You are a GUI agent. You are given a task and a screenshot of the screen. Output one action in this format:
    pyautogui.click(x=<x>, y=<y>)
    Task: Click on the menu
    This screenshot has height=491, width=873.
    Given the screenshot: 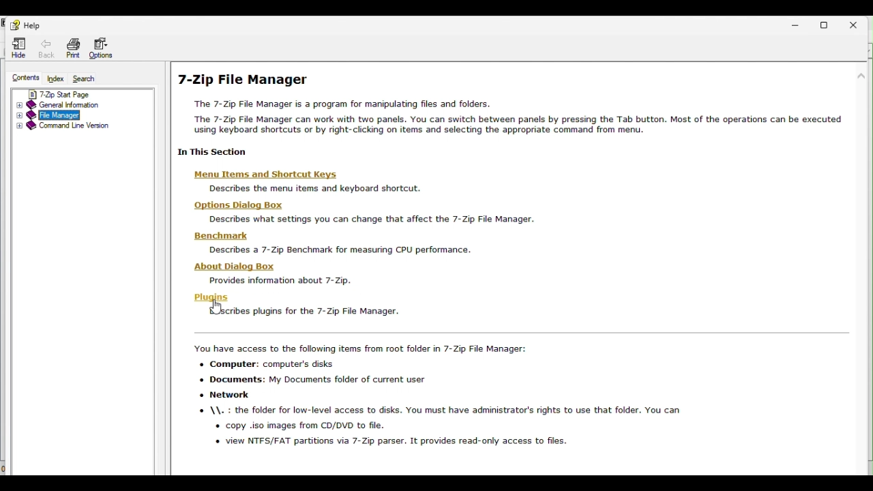 What is the action you would take?
    pyautogui.click(x=265, y=174)
    